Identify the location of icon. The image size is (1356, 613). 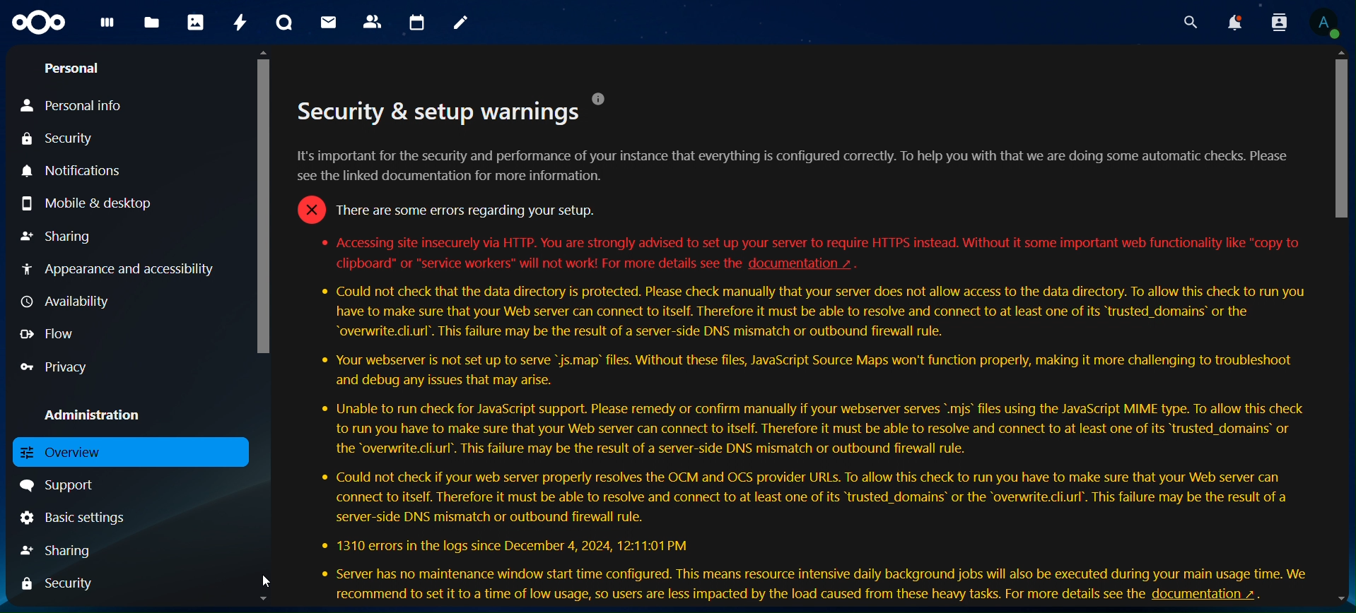
(42, 23).